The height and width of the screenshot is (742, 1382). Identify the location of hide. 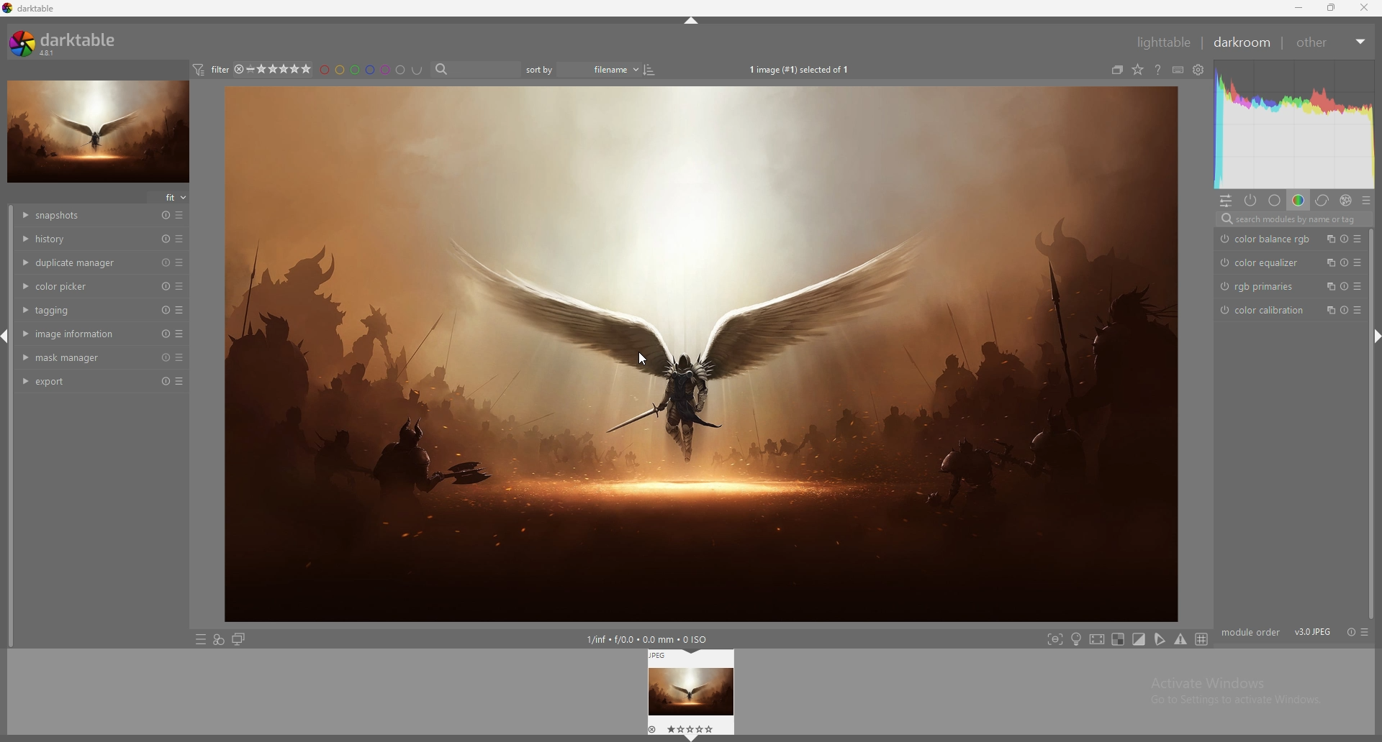
(691, 23).